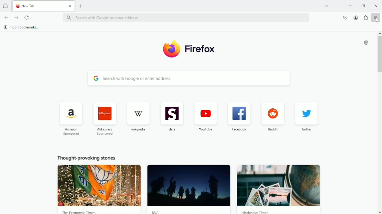  What do you see at coordinates (190, 78) in the screenshot?
I see `search bar` at bounding box center [190, 78].